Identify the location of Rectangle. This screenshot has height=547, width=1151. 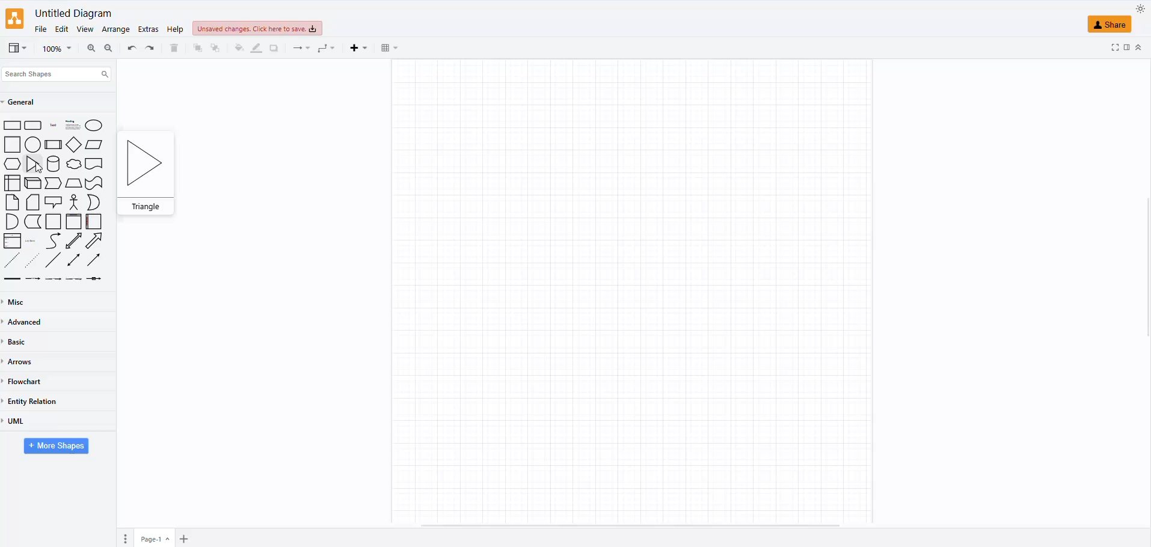
(13, 126).